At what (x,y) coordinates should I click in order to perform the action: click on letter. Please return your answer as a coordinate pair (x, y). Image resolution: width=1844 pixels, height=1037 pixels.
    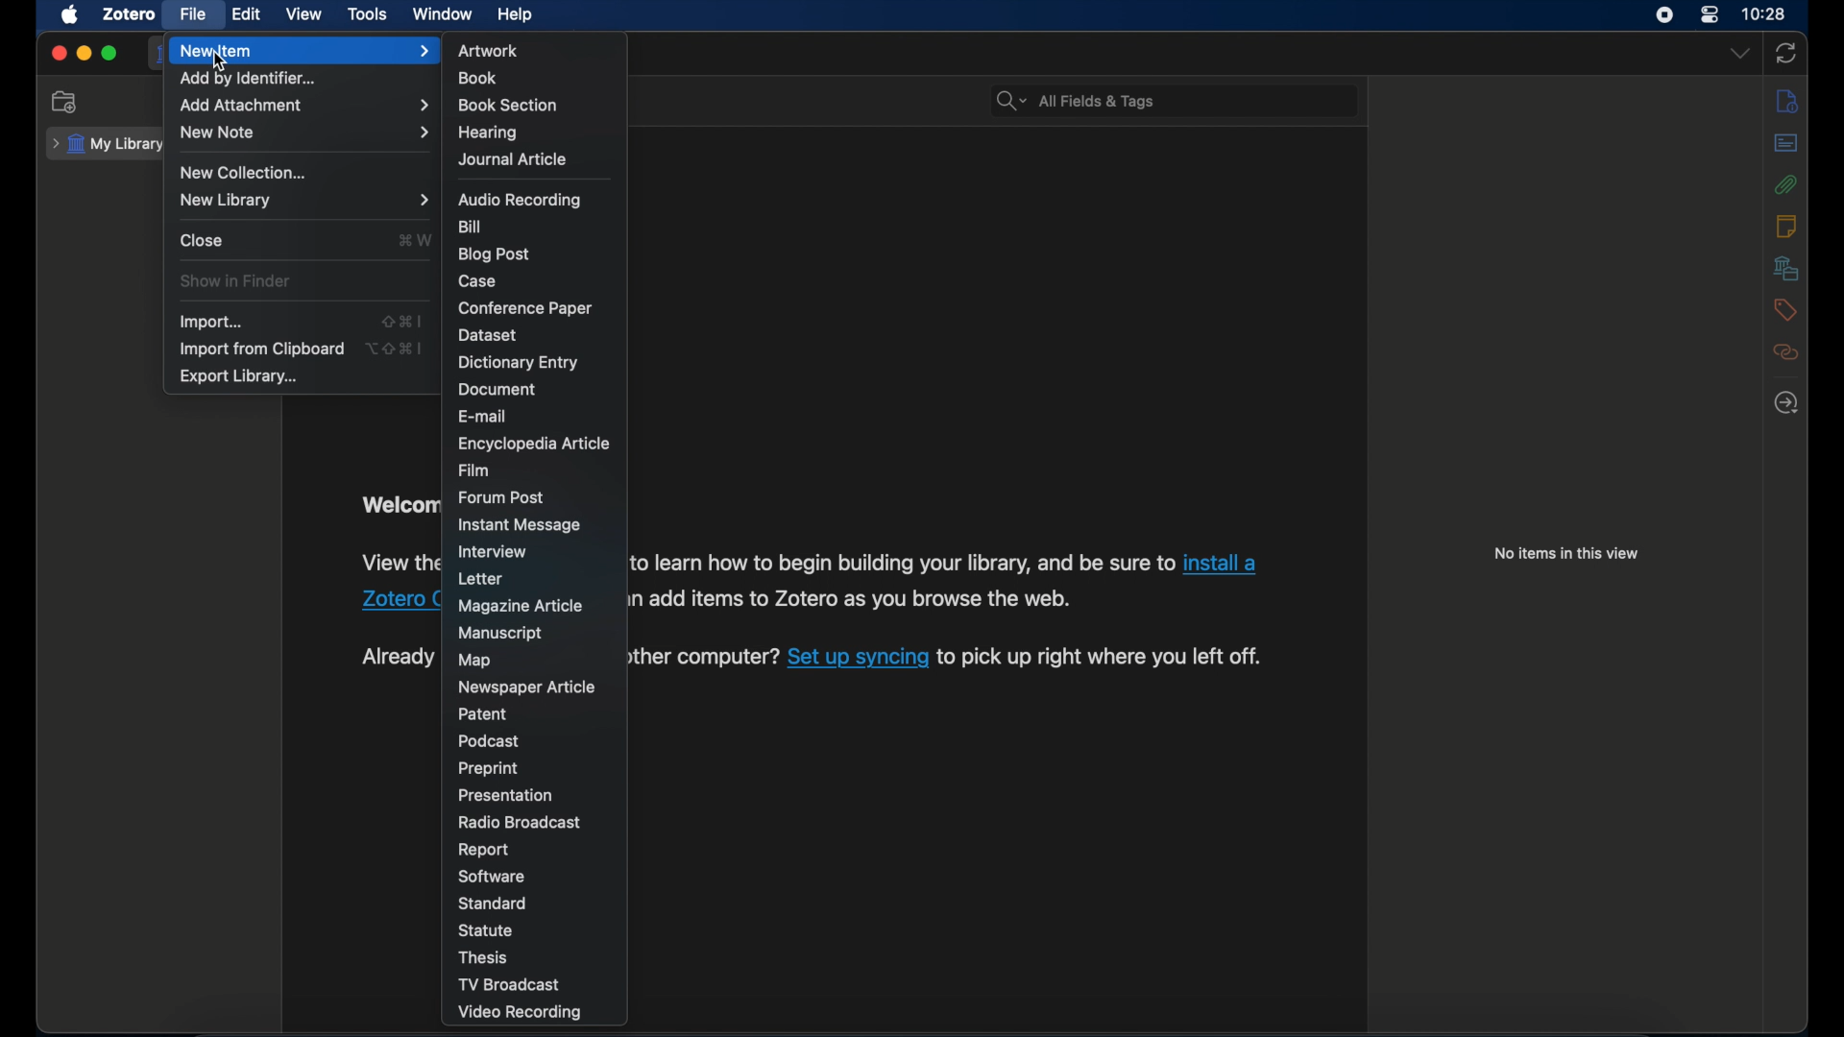
    Looking at the image, I should click on (483, 578).